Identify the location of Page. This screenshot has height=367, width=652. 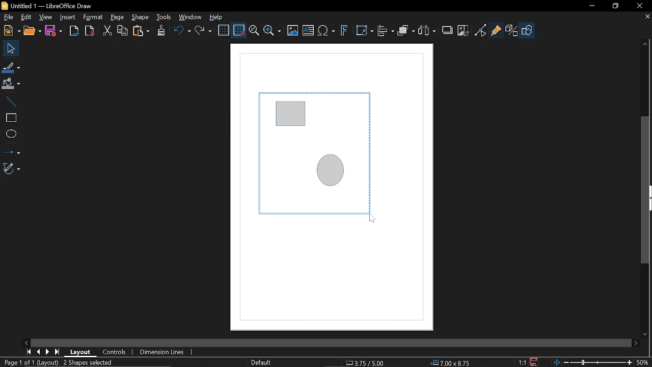
(117, 18).